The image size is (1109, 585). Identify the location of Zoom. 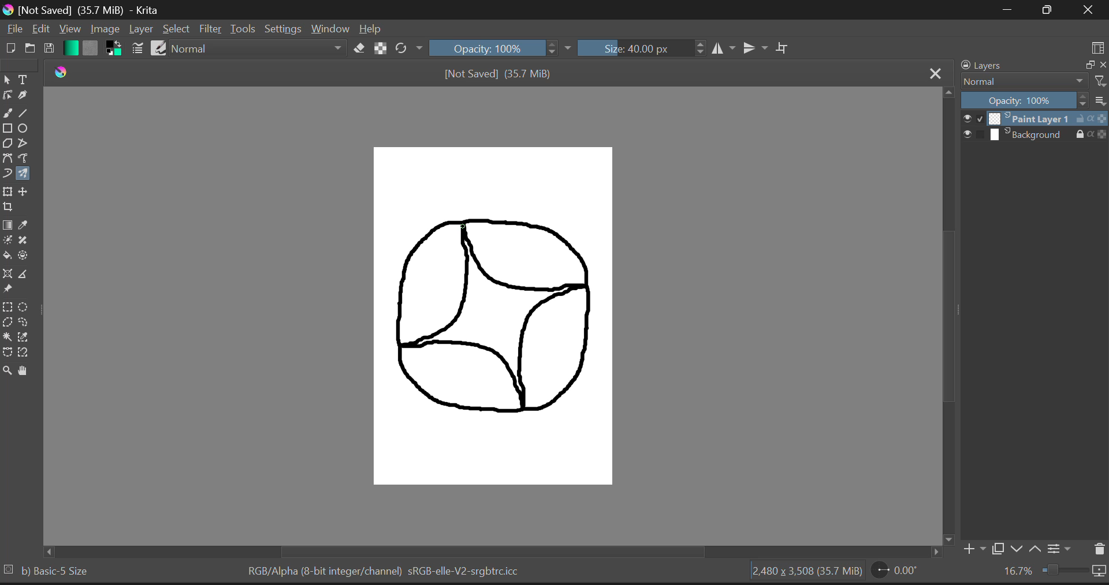
(8, 372).